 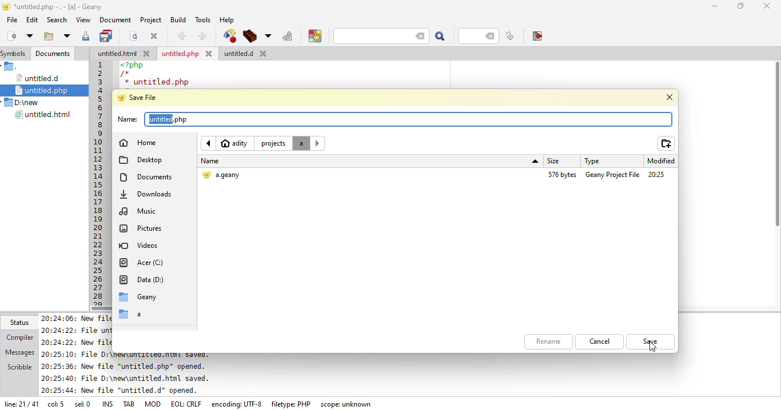 I want to click on geany, so click(x=612, y=174).